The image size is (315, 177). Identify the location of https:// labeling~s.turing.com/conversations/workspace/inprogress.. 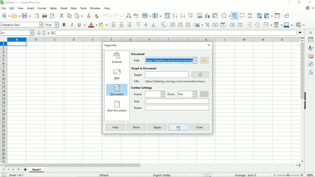
(175, 82).